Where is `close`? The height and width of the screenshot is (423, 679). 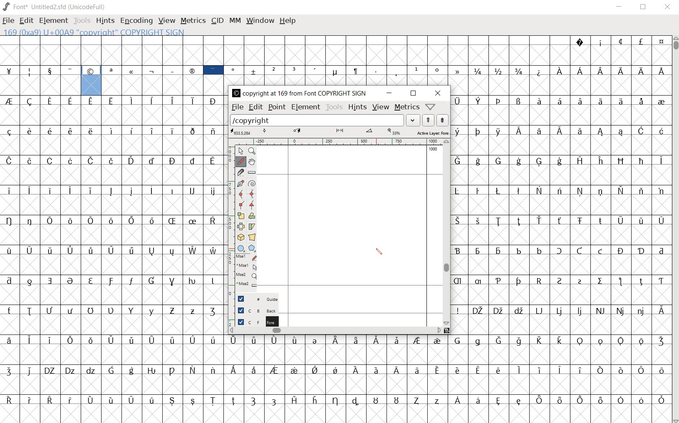 close is located at coordinates (440, 93).